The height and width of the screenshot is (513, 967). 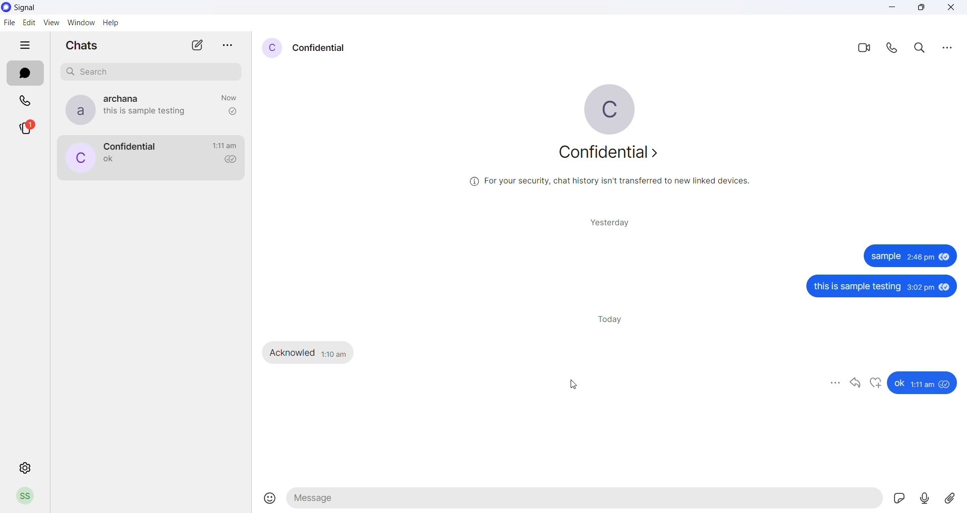 What do you see at coordinates (234, 160) in the screenshot?
I see `read recipient` at bounding box center [234, 160].